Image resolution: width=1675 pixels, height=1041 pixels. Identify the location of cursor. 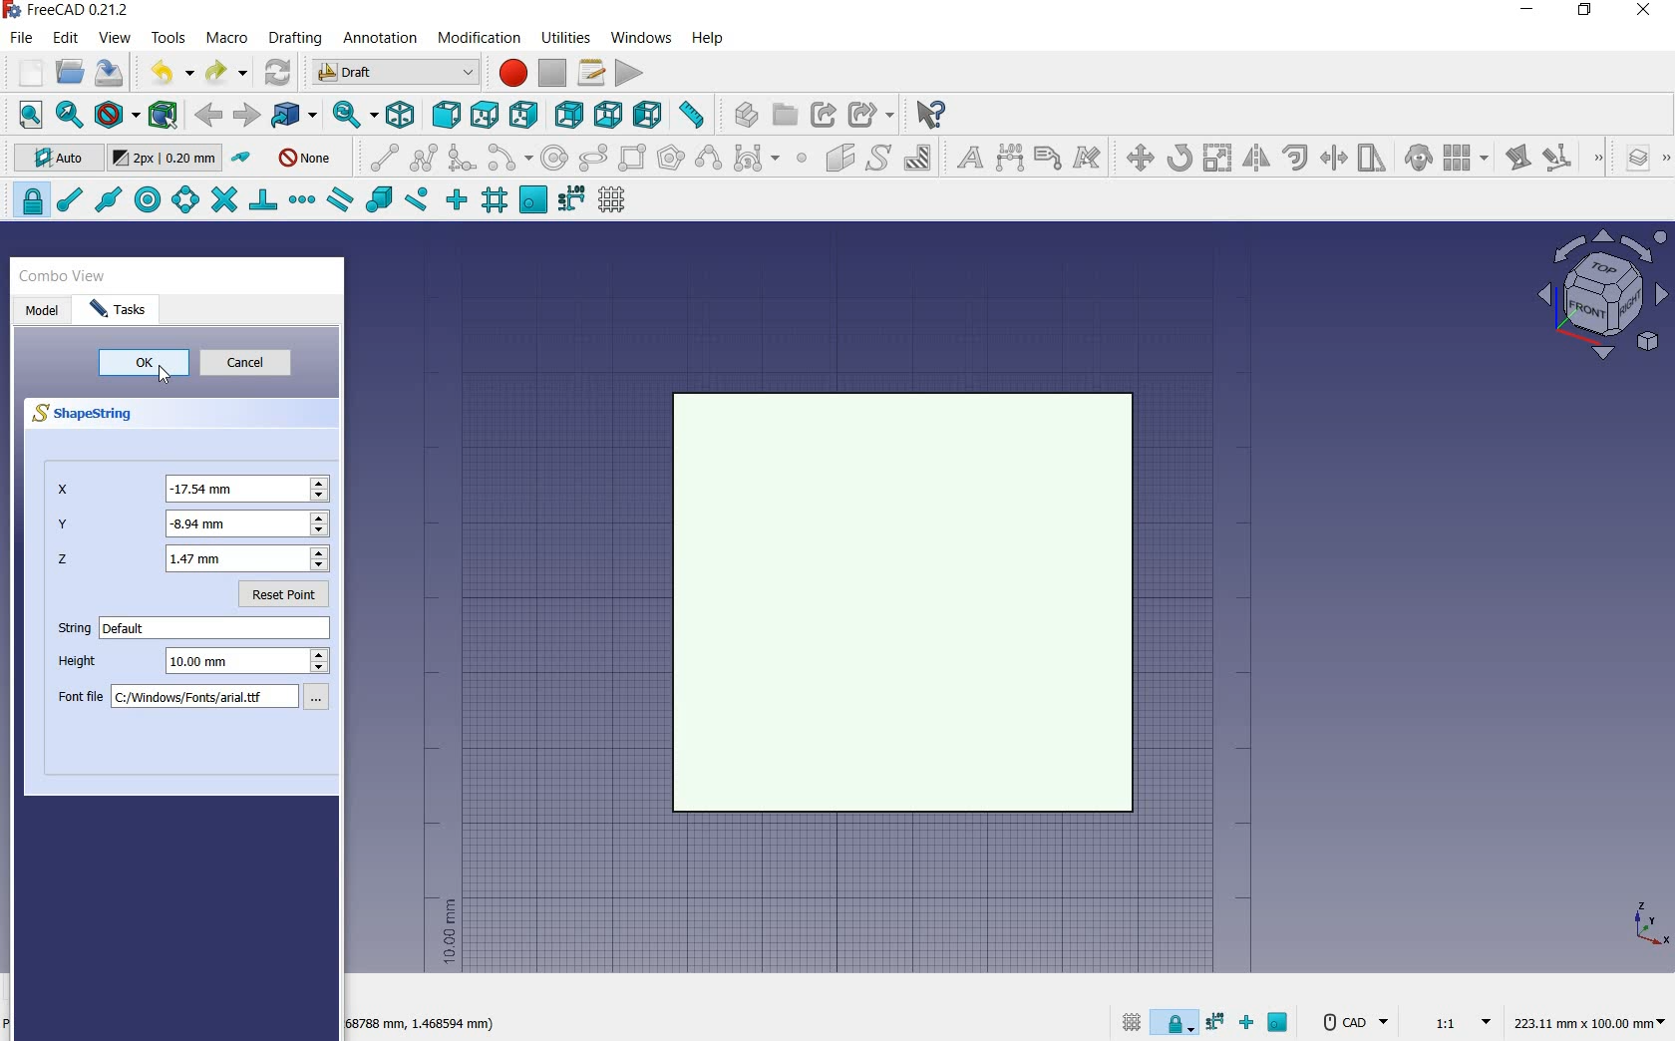
(167, 379).